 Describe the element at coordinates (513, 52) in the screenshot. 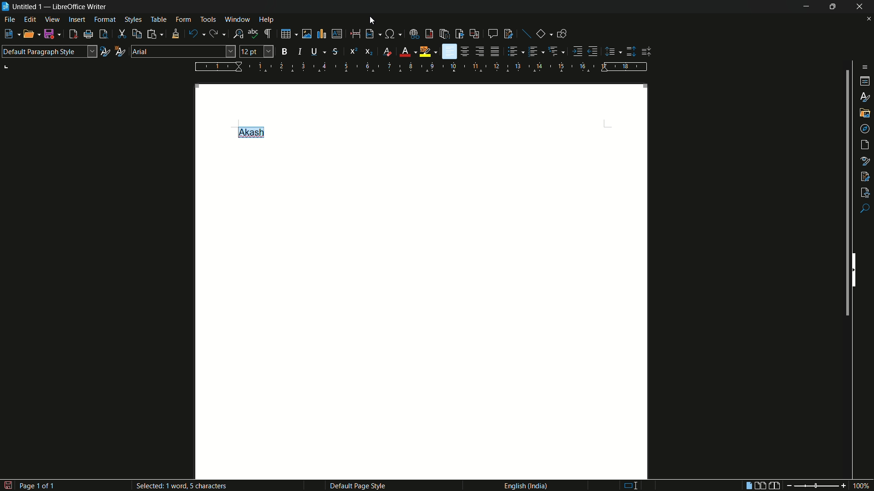

I see `bullet points` at that location.